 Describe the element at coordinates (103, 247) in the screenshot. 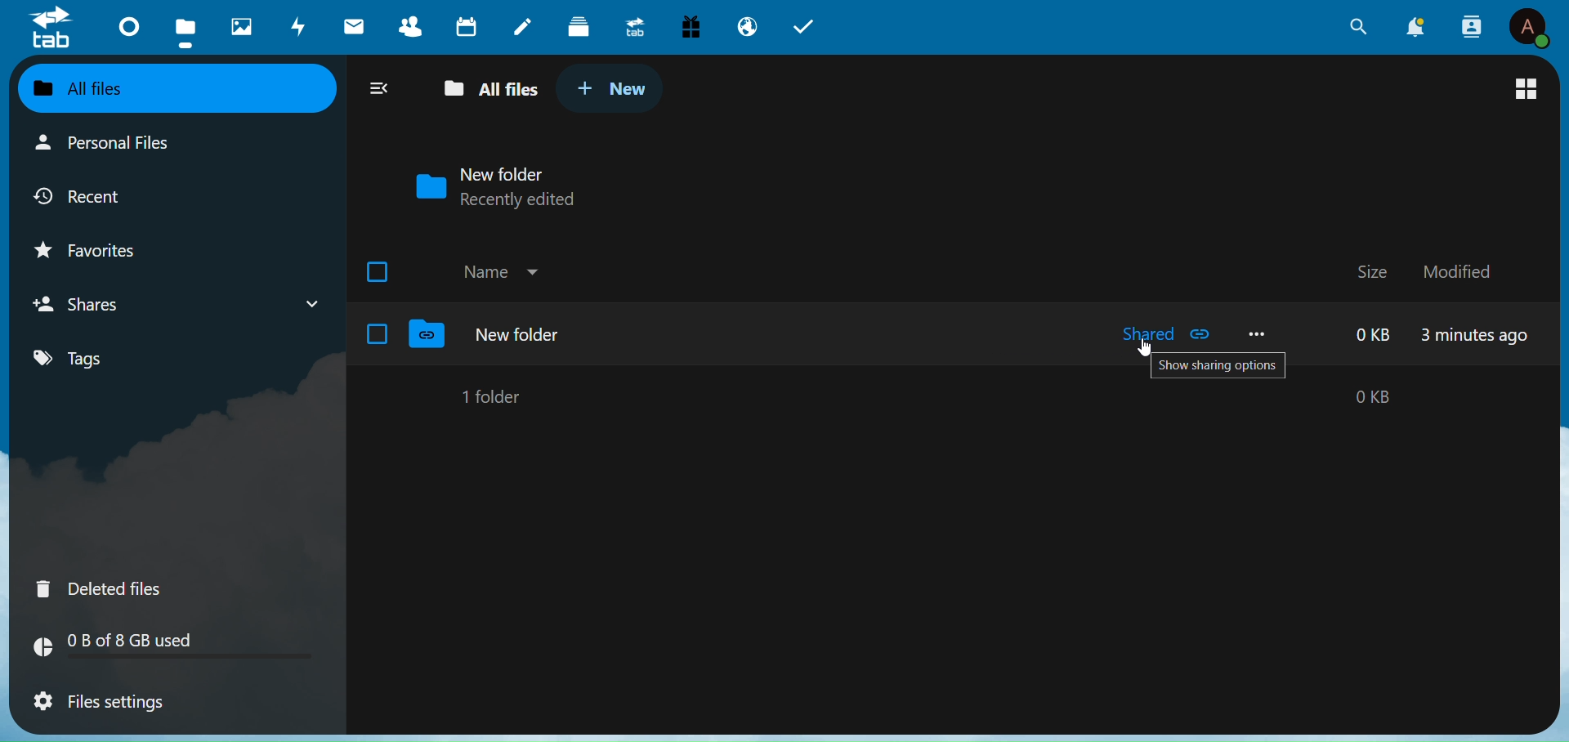

I see `Favorites` at that location.